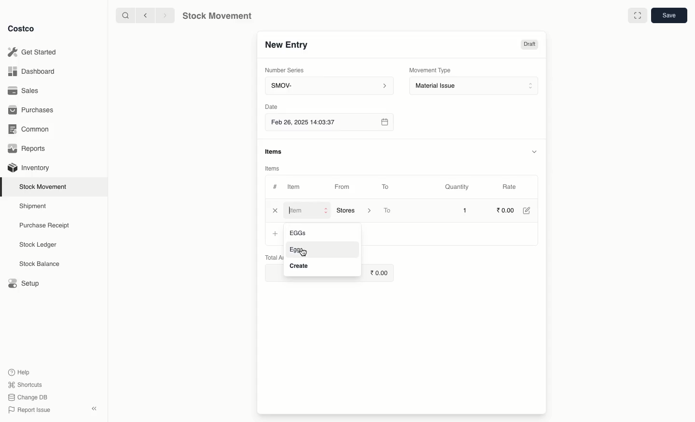 The image size is (695, 422). I want to click on cursor, so click(304, 253).